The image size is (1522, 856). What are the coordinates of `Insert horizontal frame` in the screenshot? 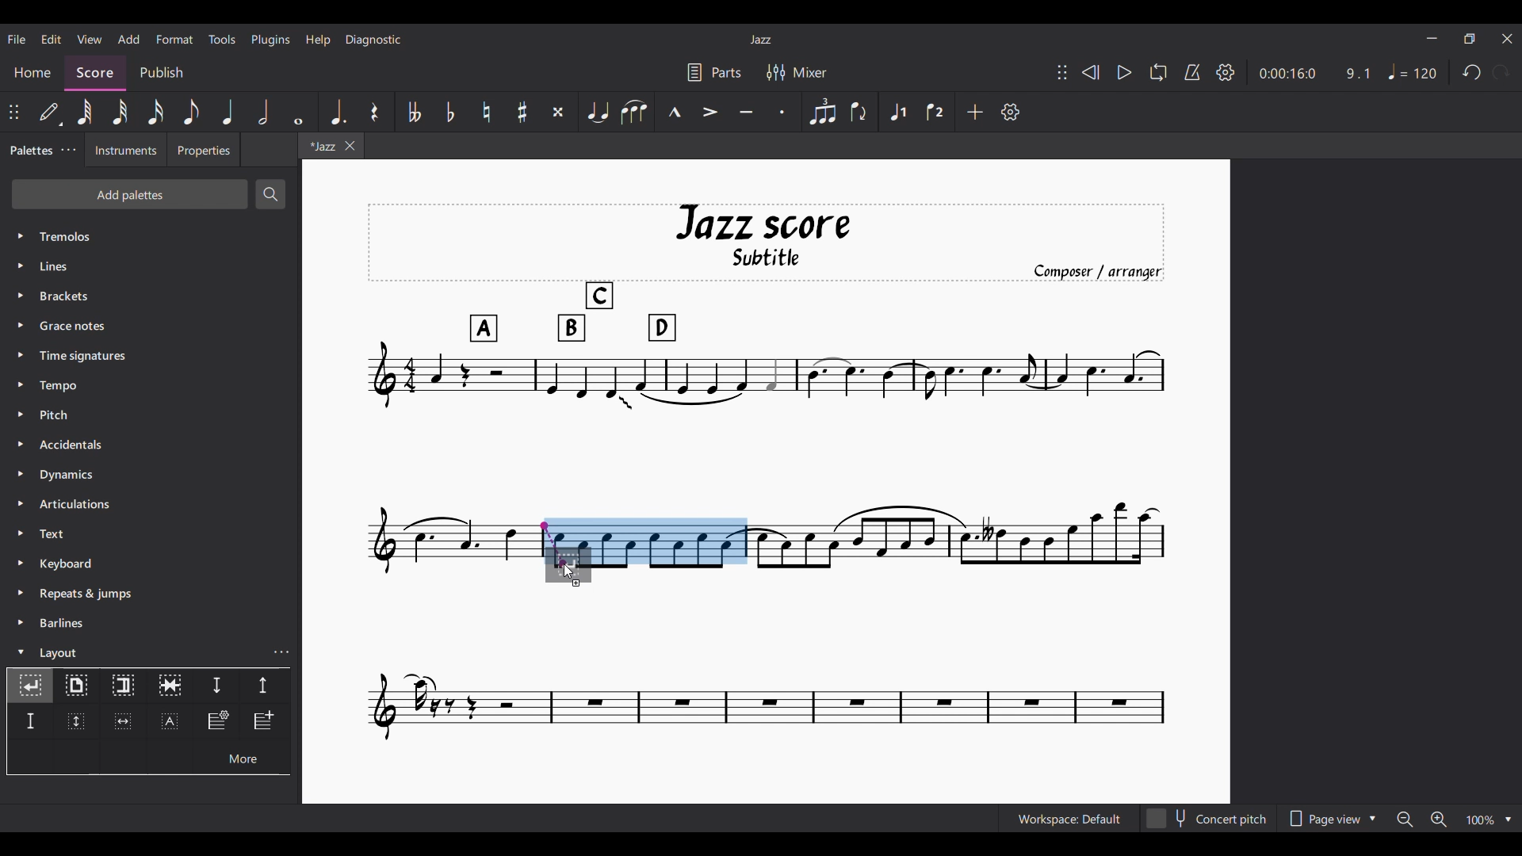 It's located at (123, 721).